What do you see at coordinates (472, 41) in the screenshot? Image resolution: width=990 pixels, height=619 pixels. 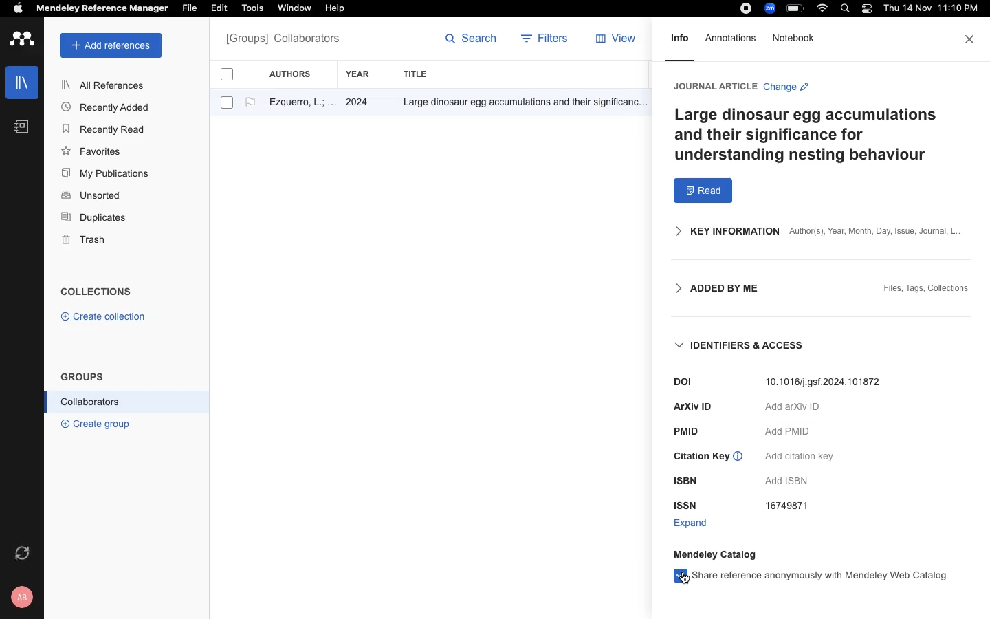 I see `search` at bounding box center [472, 41].